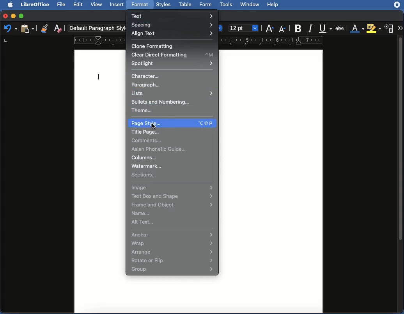 The height and width of the screenshot is (314, 404). What do you see at coordinates (149, 85) in the screenshot?
I see `Paragraph` at bounding box center [149, 85].